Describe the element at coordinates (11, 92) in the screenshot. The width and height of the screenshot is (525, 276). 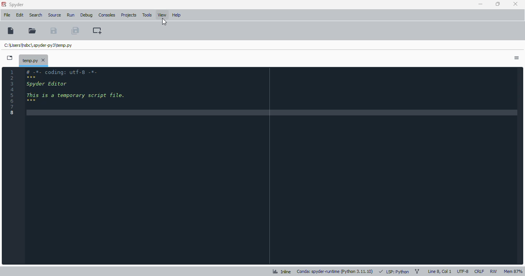
I see `line numbers` at that location.